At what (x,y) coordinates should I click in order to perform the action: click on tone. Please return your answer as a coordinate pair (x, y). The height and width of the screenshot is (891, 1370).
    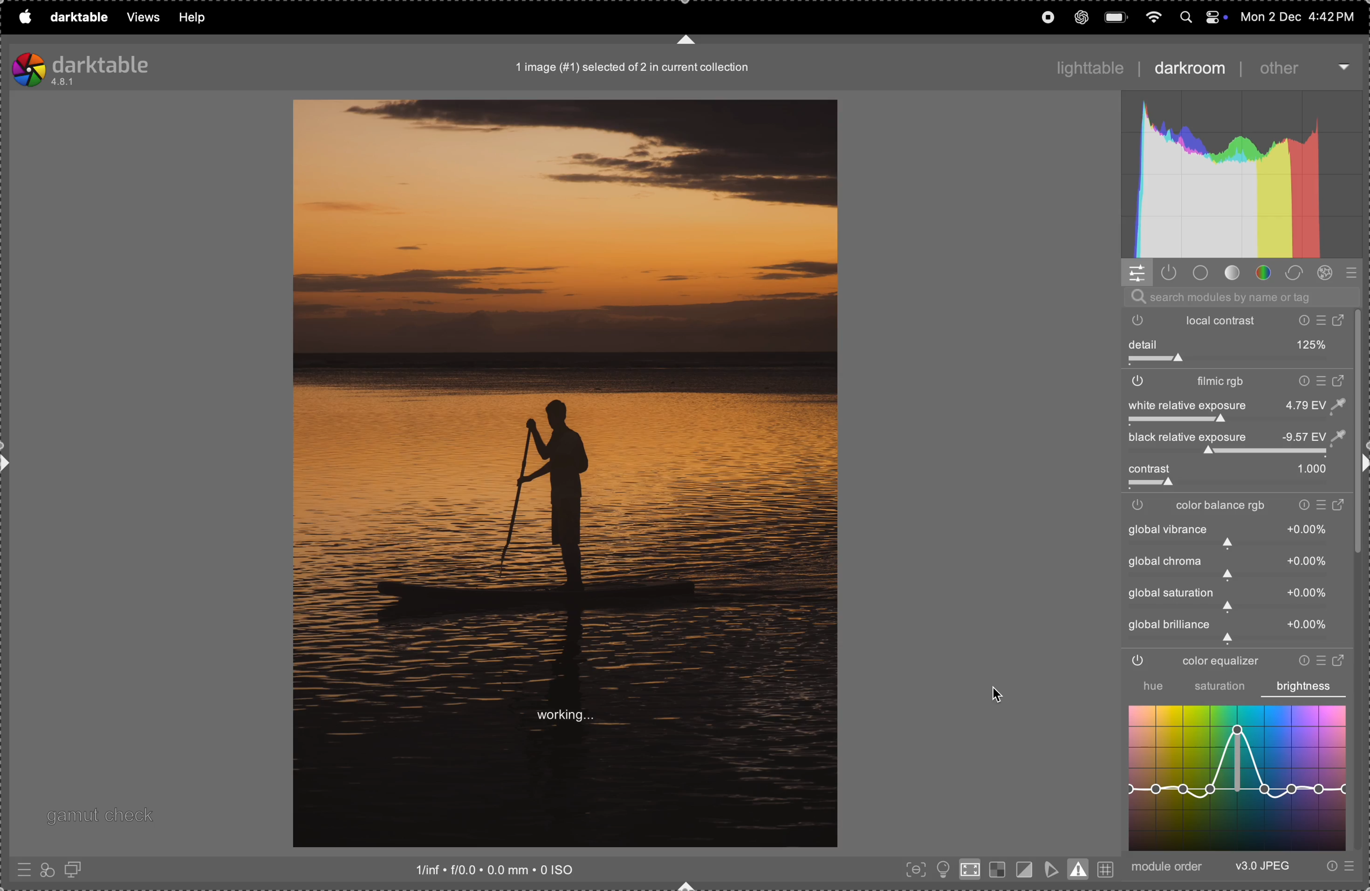
    Looking at the image, I should click on (1232, 273).